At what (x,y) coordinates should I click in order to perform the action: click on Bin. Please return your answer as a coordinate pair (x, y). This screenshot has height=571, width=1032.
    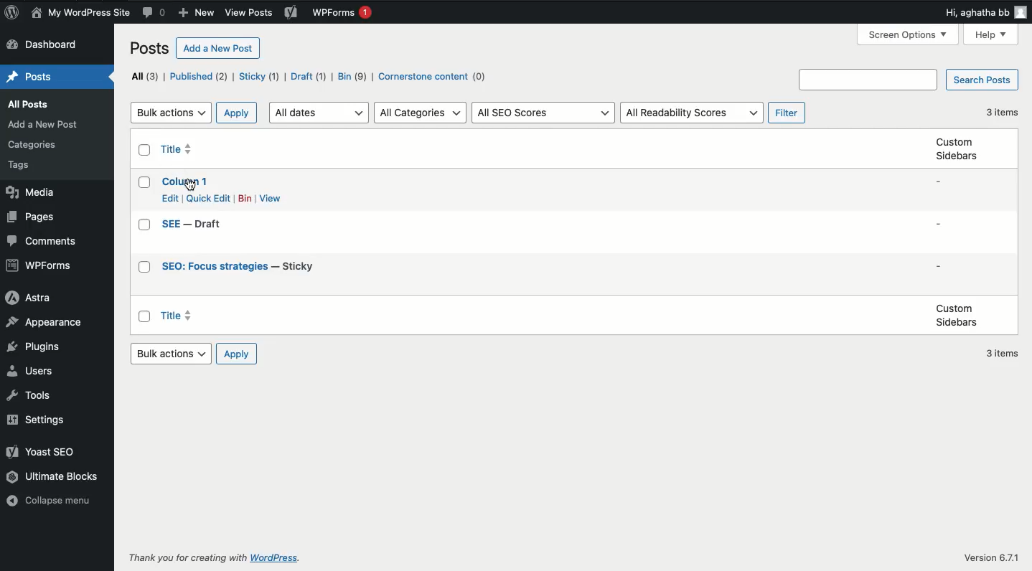
    Looking at the image, I should click on (353, 77).